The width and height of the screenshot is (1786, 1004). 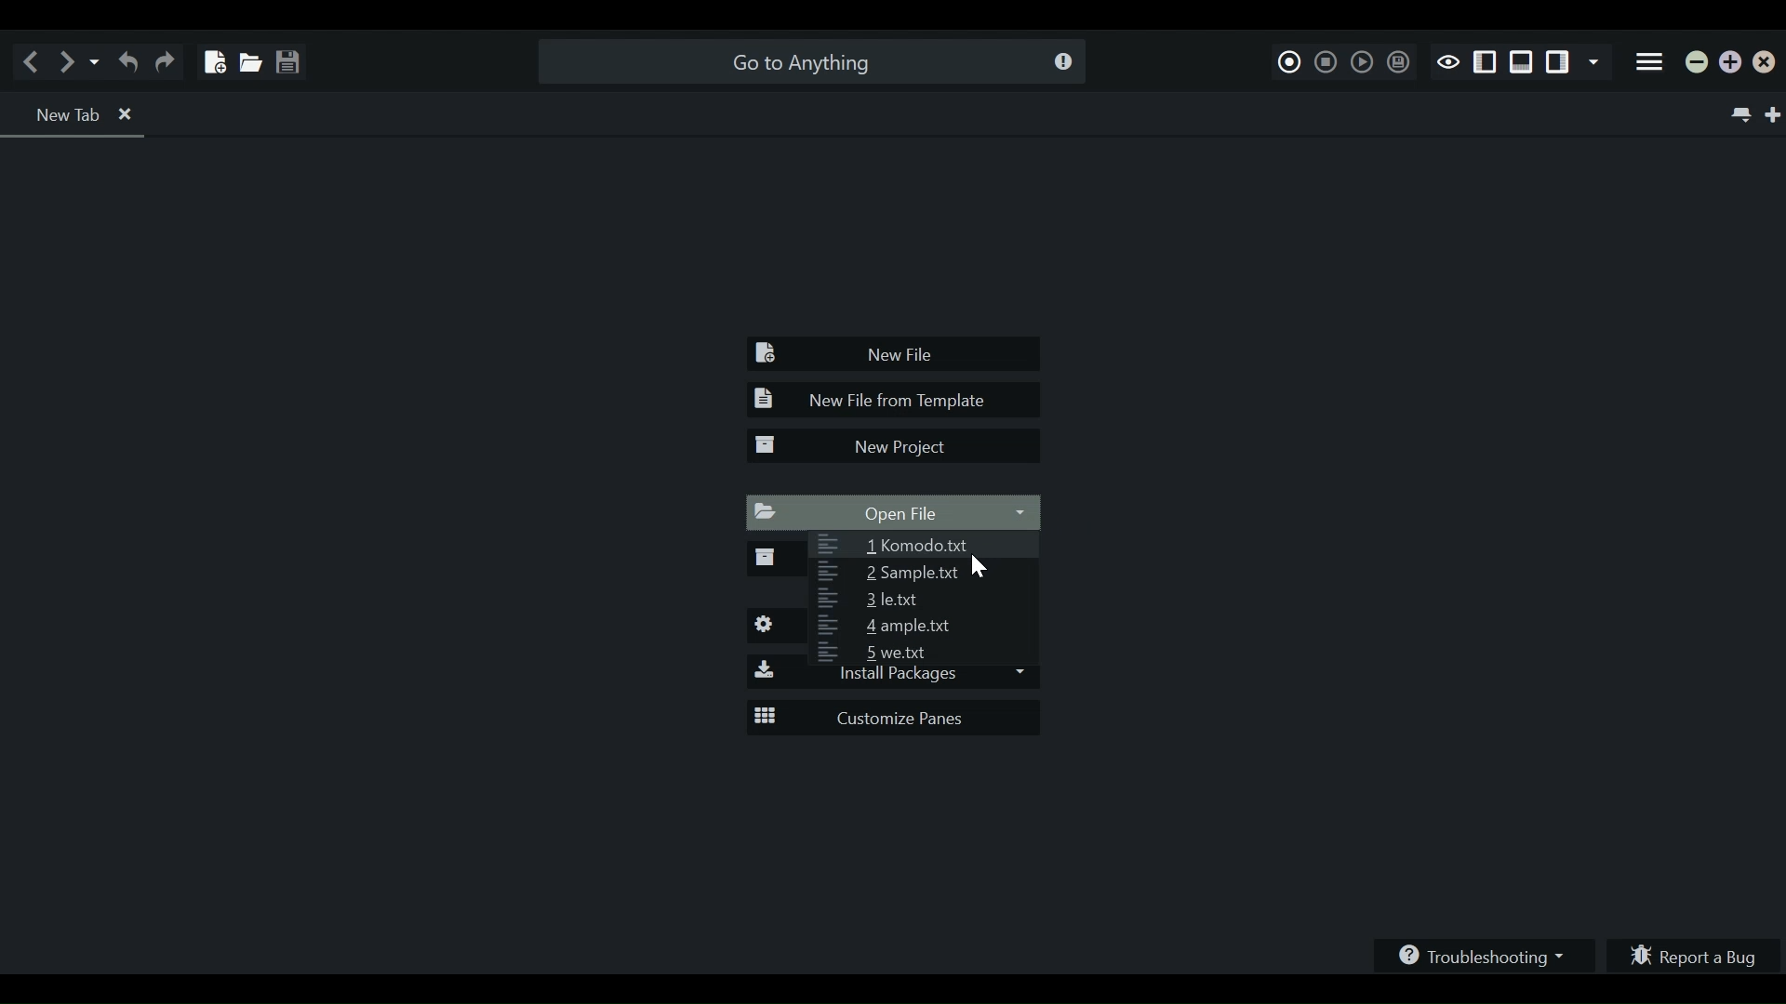 What do you see at coordinates (924, 599) in the screenshot?
I see `Open Files Options` at bounding box center [924, 599].